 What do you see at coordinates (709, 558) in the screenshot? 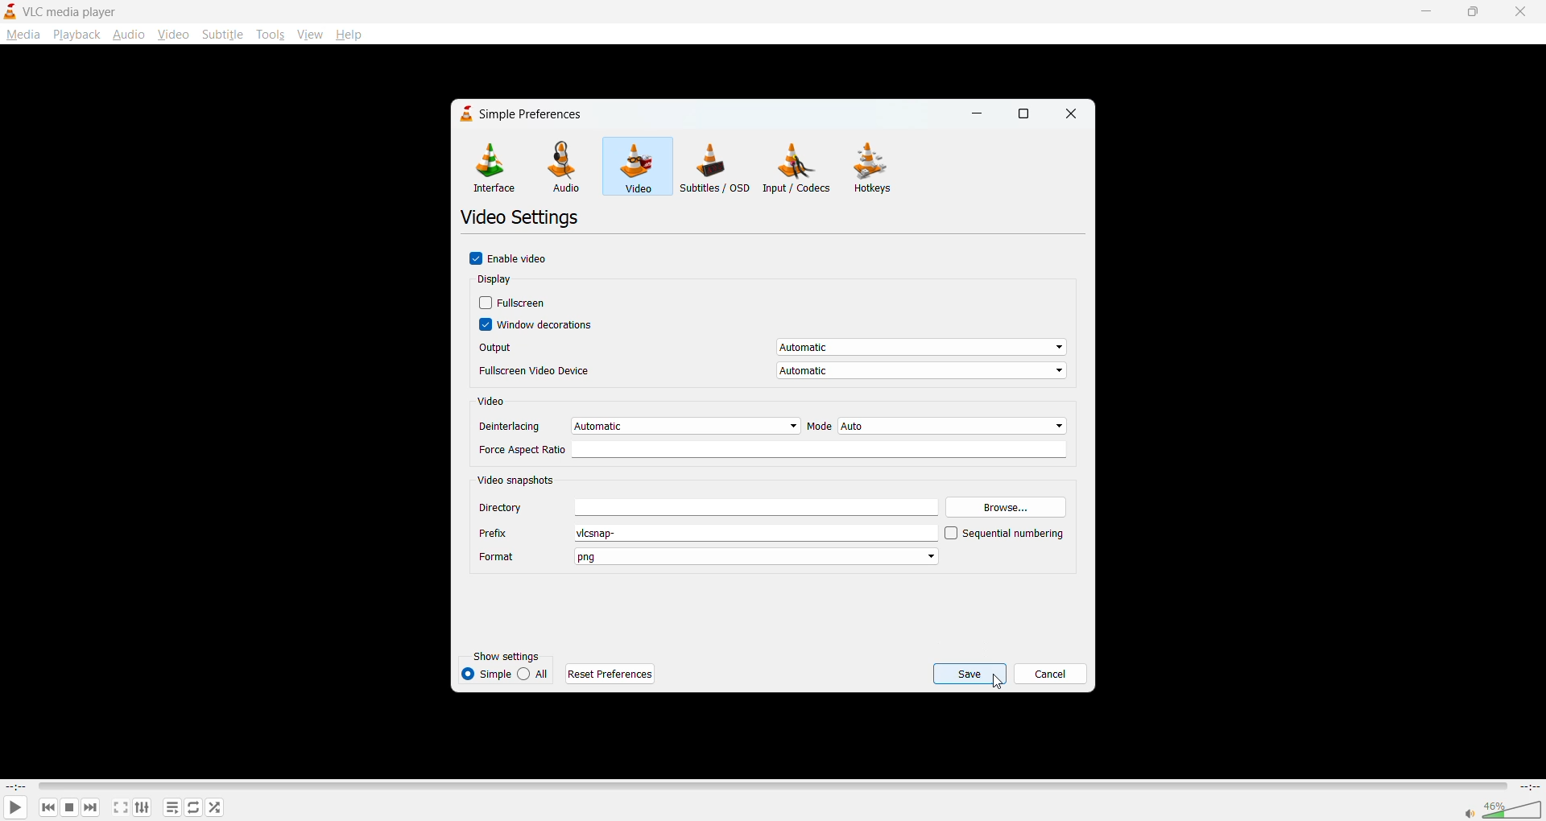
I see `format` at bounding box center [709, 558].